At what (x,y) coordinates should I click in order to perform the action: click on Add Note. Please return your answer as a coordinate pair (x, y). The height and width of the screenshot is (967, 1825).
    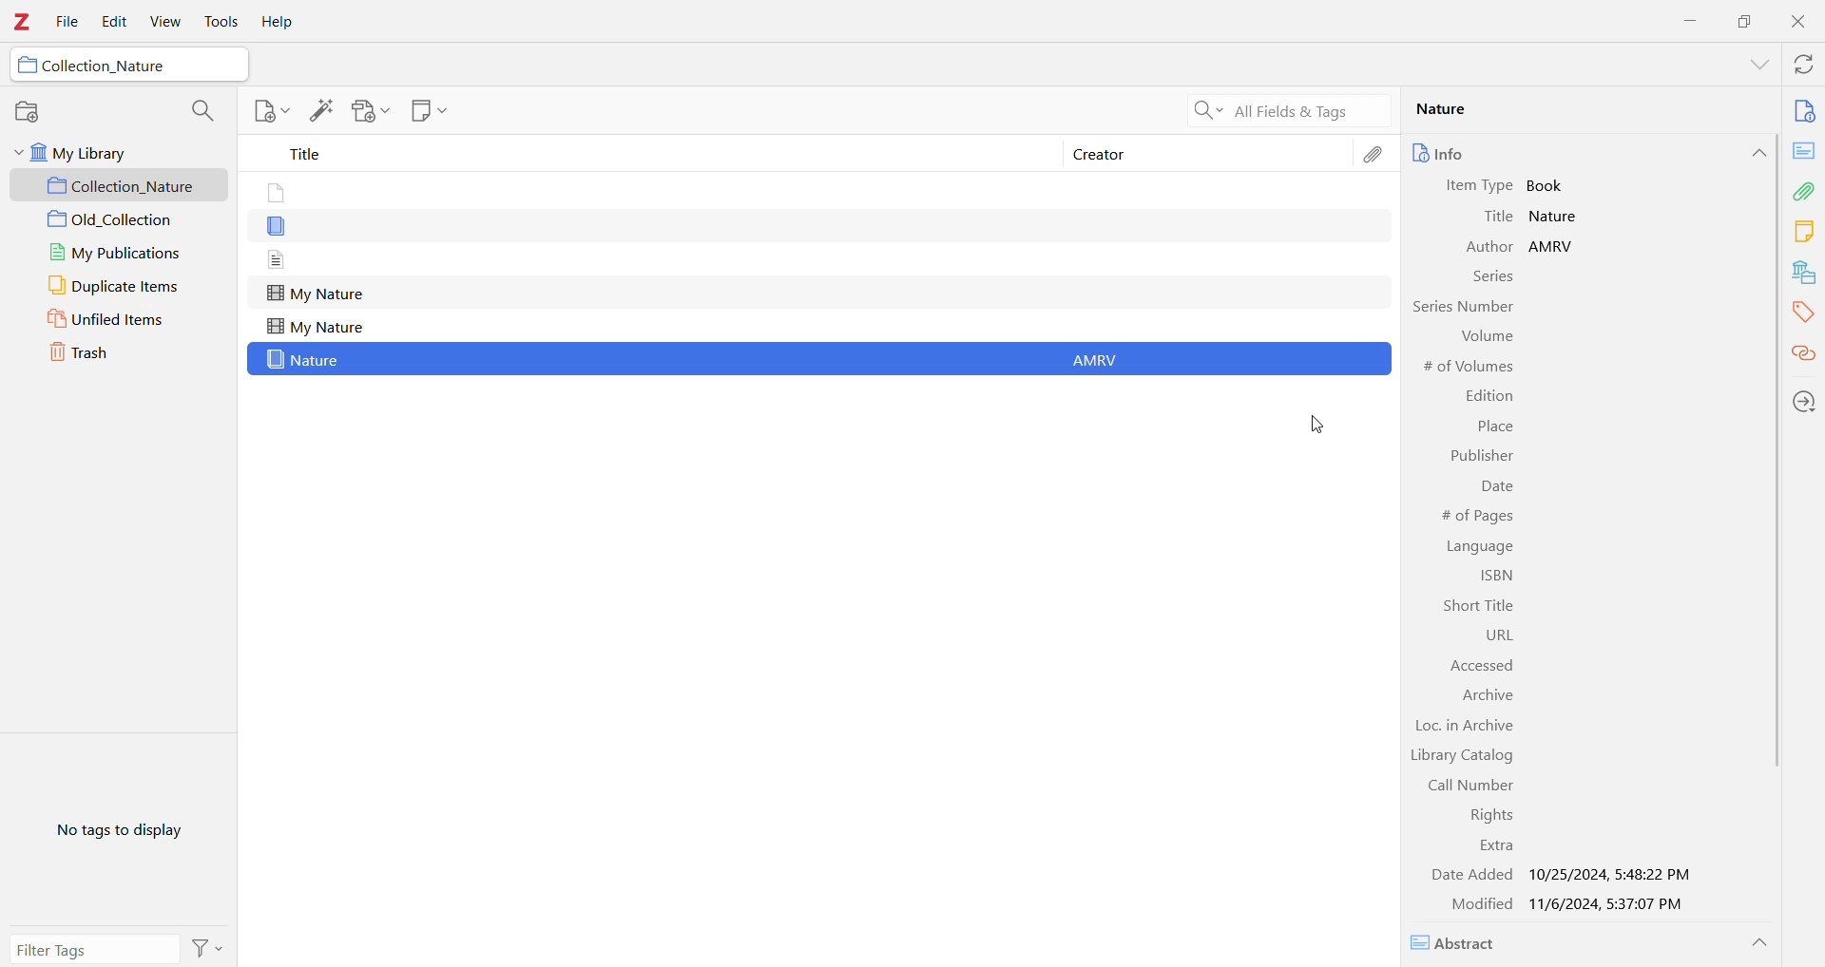
    Looking at the image, I should click on (270, 110).